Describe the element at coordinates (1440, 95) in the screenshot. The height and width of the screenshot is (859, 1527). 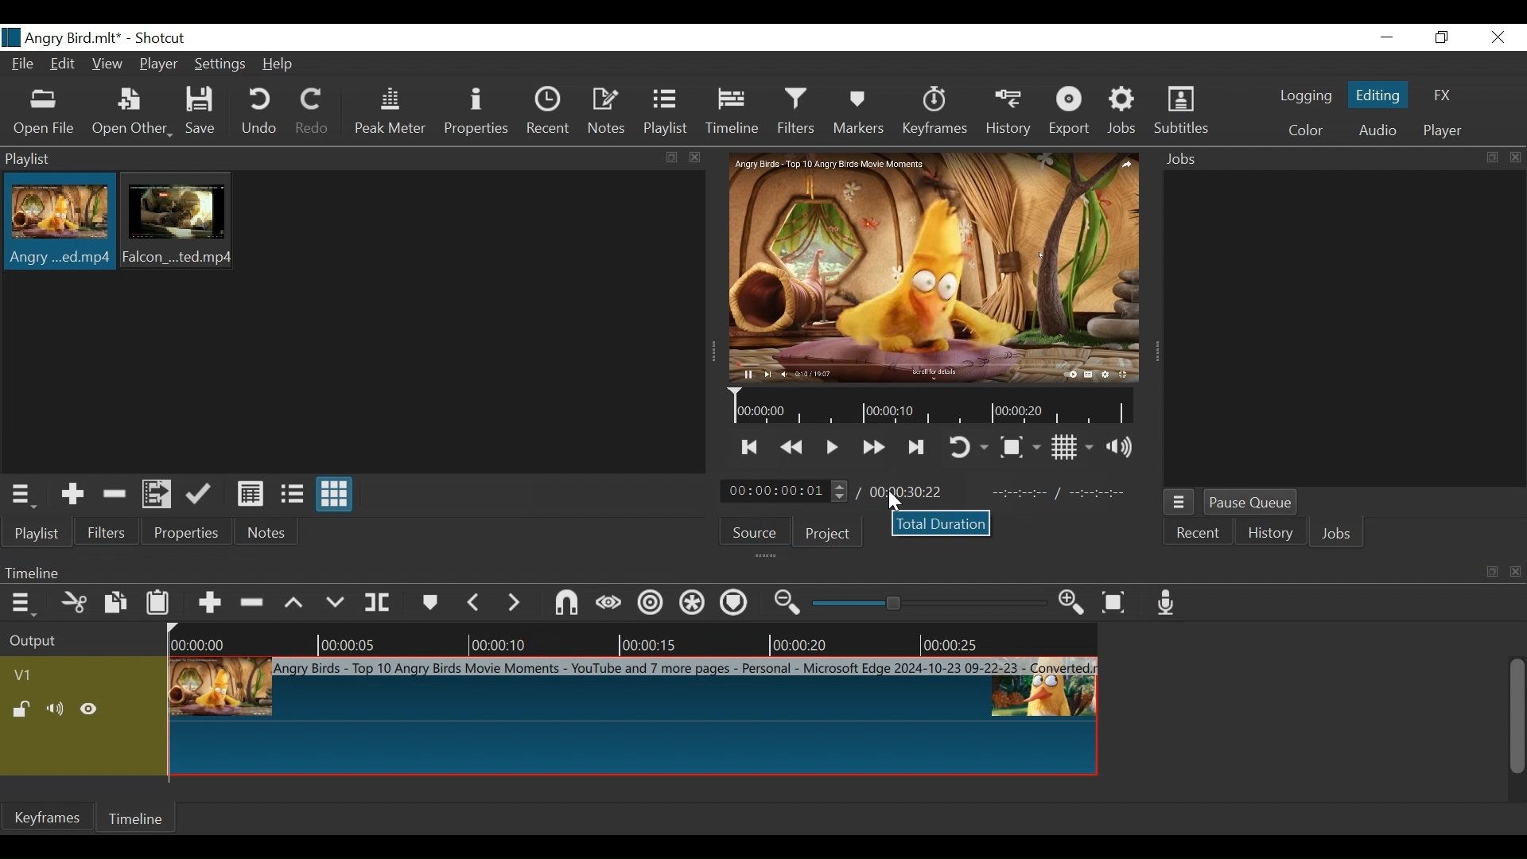
I see `FX` at that location.